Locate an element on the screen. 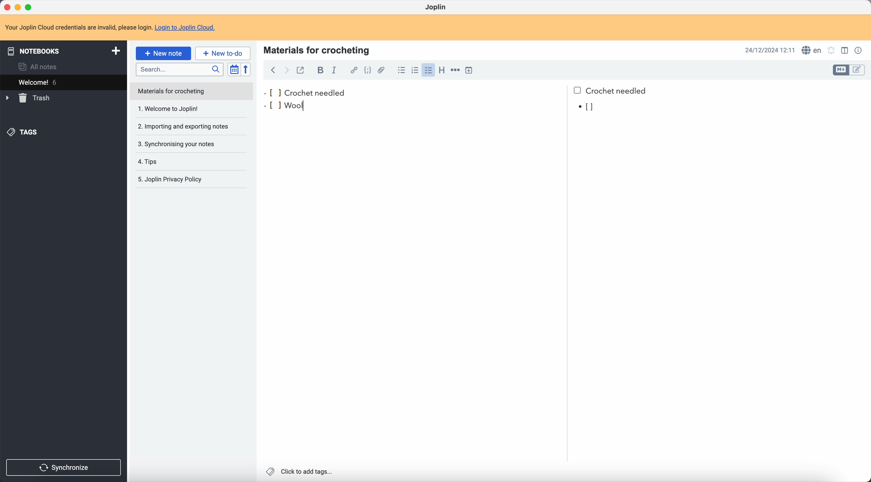 This screenshot has height=482, width=871. toggle edit layout is located at coordinates (846, 50).